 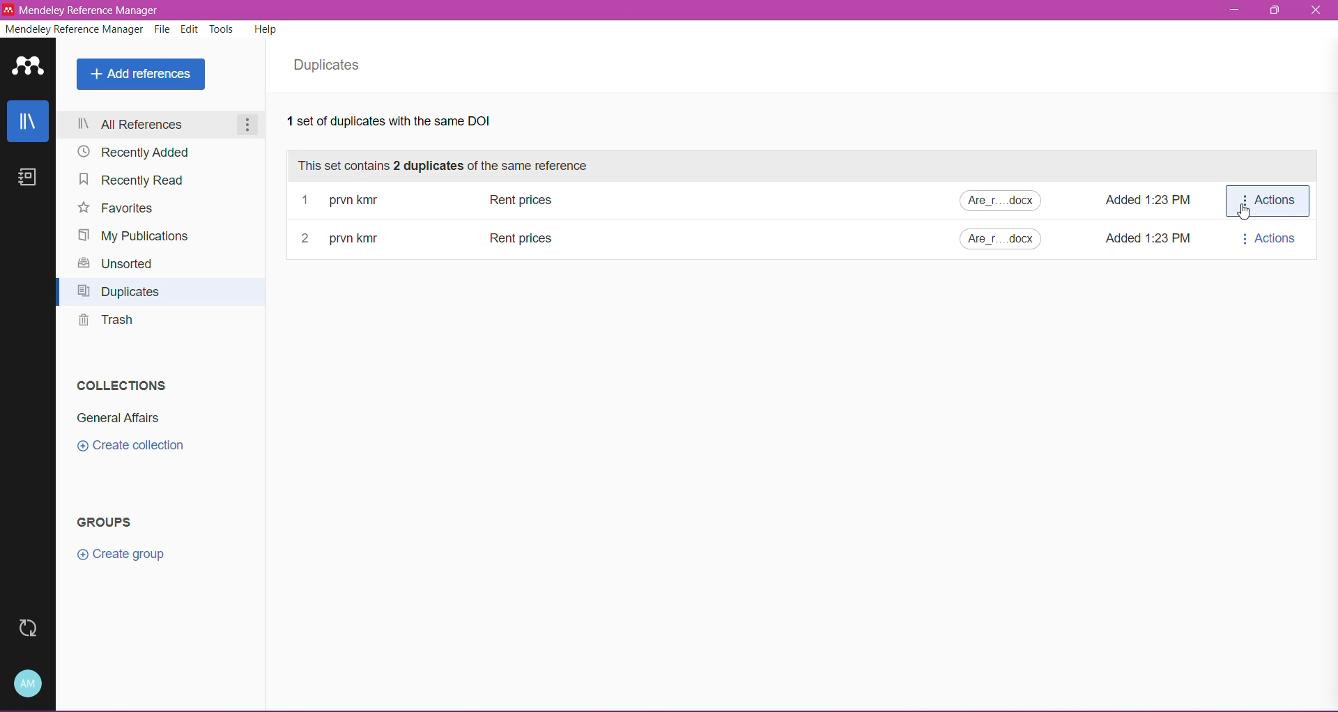 I want to click on My Publications, so click(x=134, y=235).